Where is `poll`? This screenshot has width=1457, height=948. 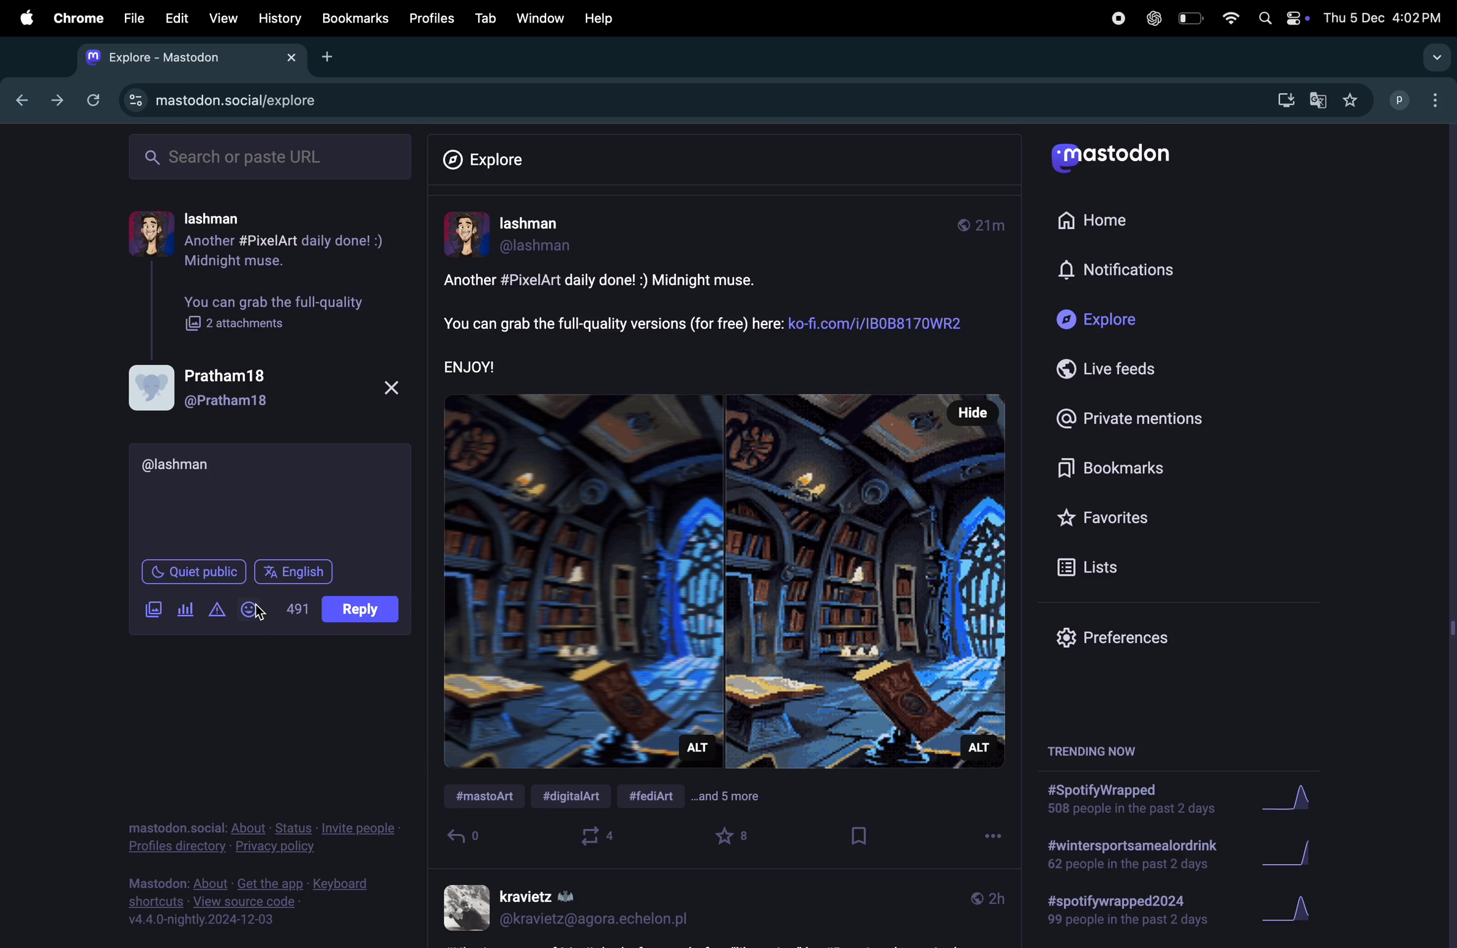
poll is located at coordinates (185, 611).